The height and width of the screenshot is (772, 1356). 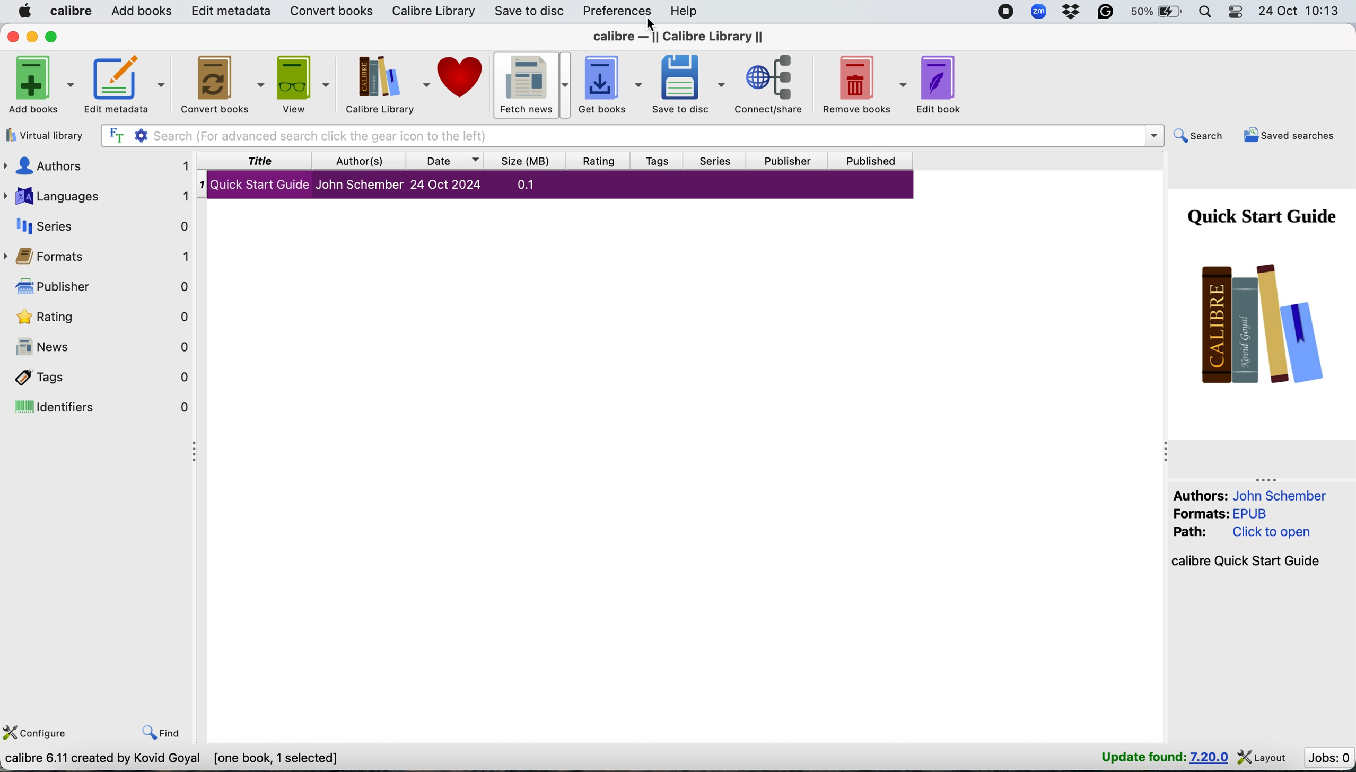 I want to click on add books, so click(x=141, y=12).